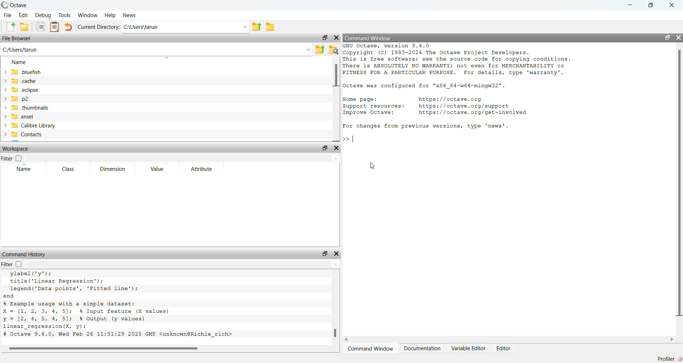 This screenshot has height=363, width=683. What do you see at coordinates (469, 348) in the screenshot?
I see `variable editor` at bounding box center [469, 348].